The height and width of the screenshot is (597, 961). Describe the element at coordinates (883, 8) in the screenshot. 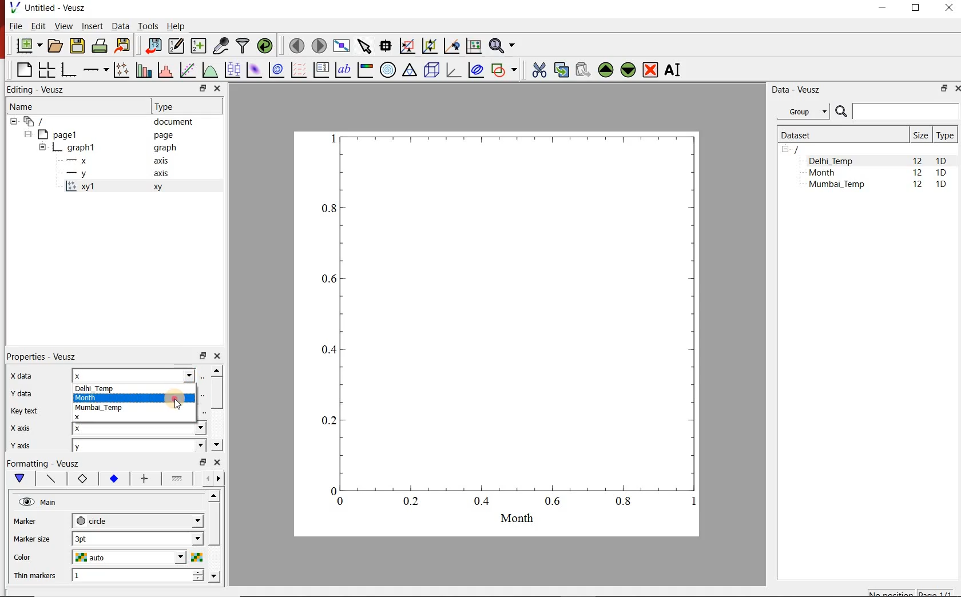

I see `MINIMIZE` at that location.